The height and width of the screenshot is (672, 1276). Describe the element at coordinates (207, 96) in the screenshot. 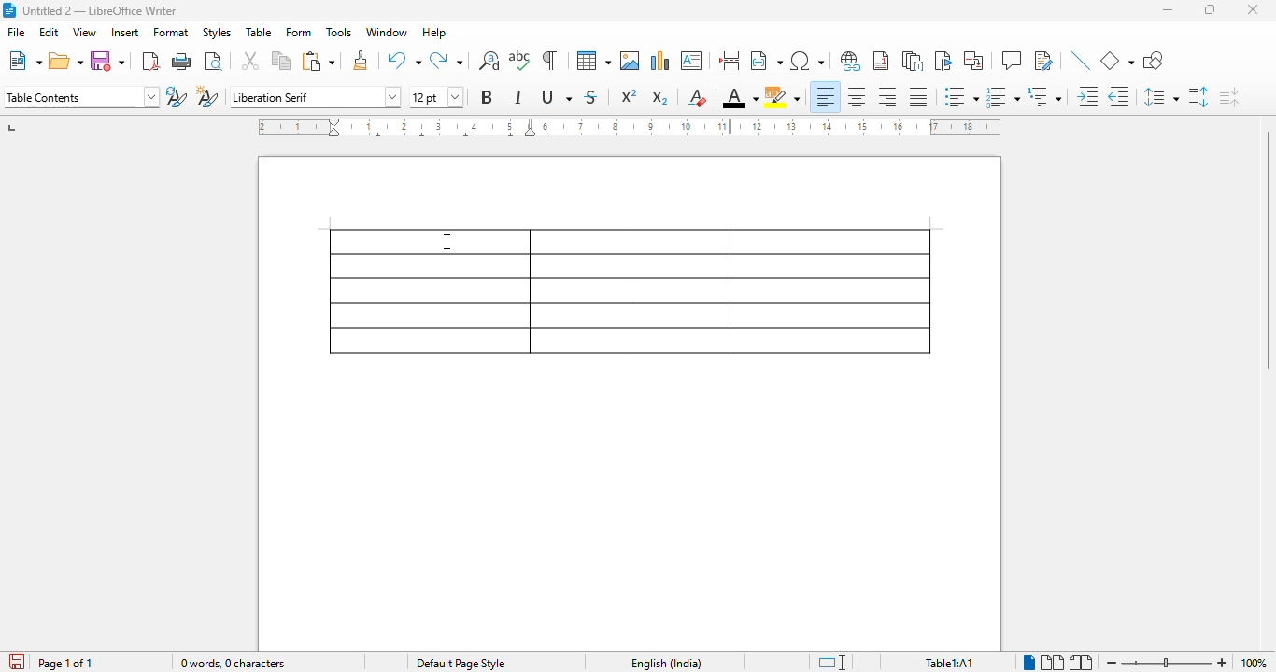

I see `new style from selection` at that location.